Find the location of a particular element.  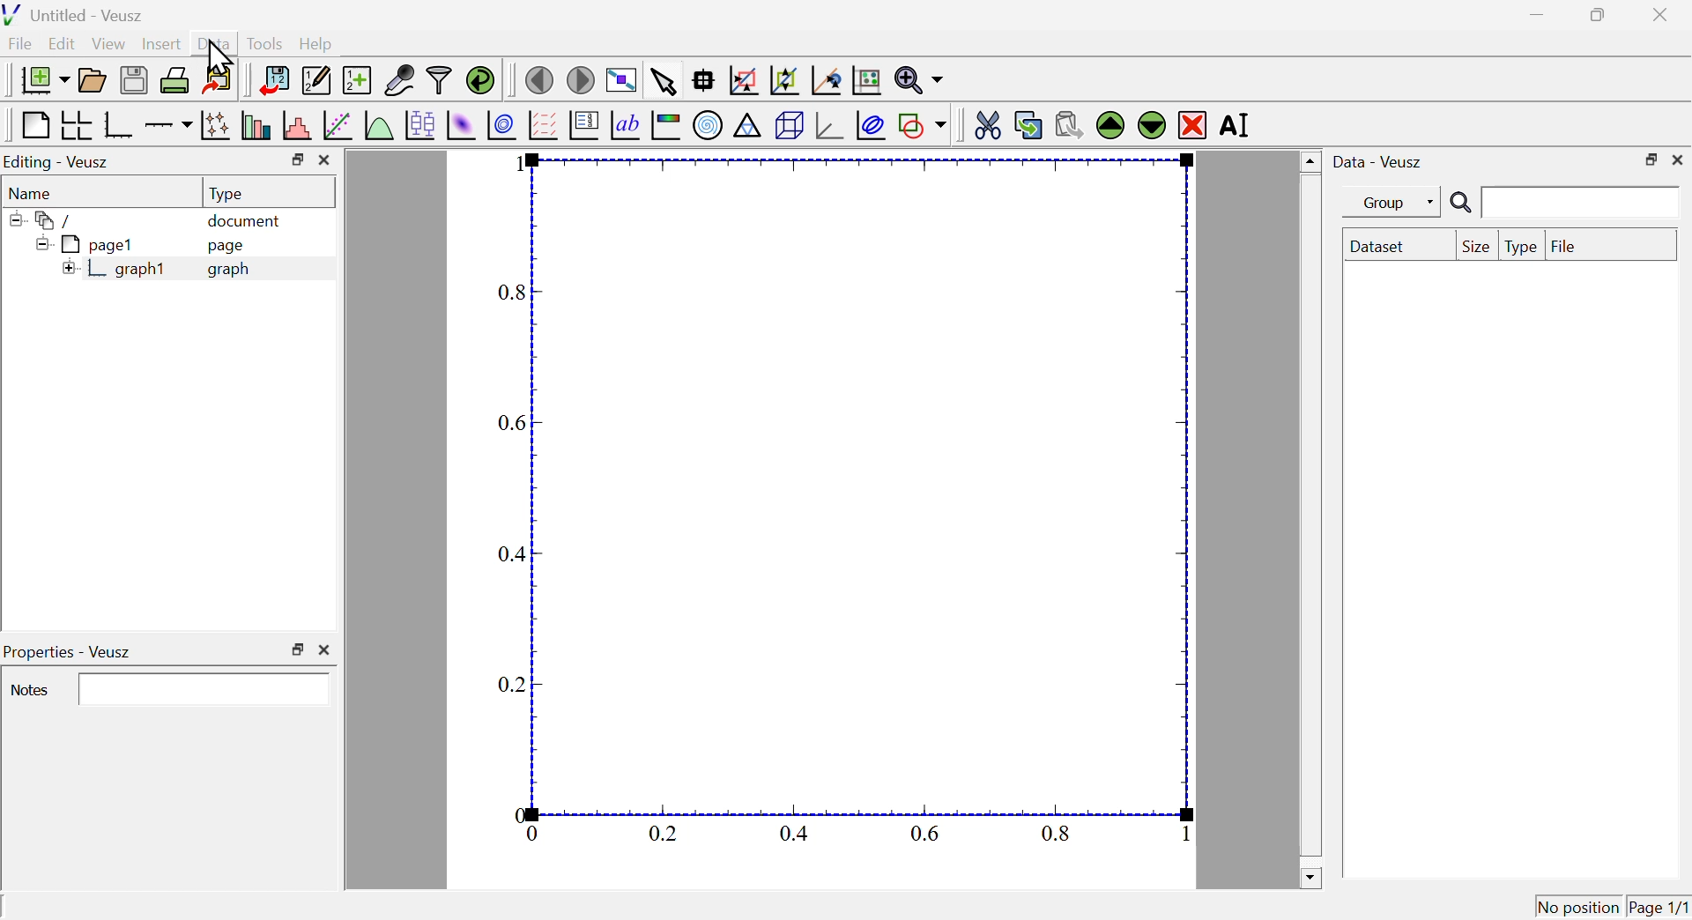

3d scene is located at coordinates (790, 127).